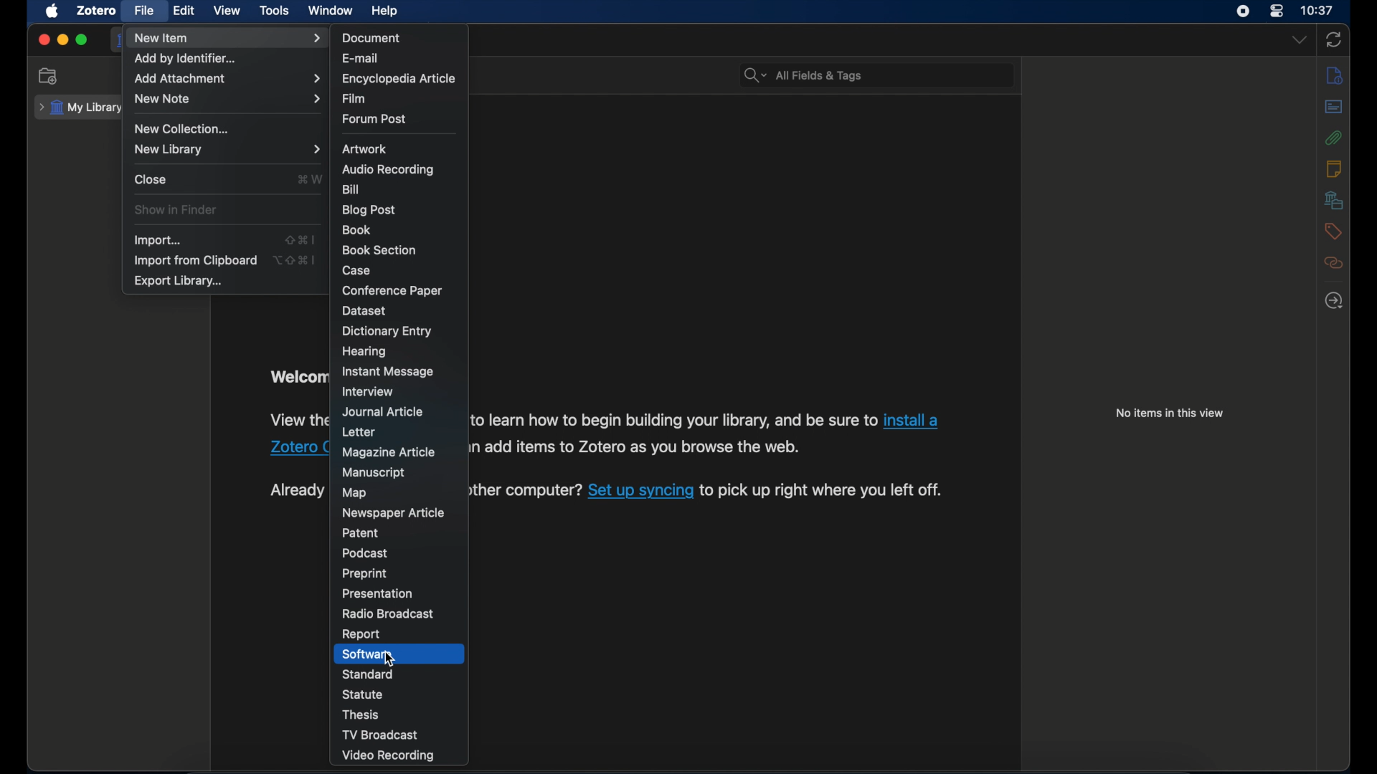 Image resolution: width=1377 pixels, height=774 pixels. What do you see at coordinates (371, 674) in the screenshot?
I see `standard` at bounding box center [371, 674].